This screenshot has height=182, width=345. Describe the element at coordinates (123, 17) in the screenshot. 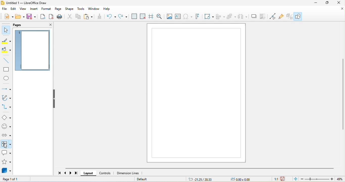

I see `redo` at that location.